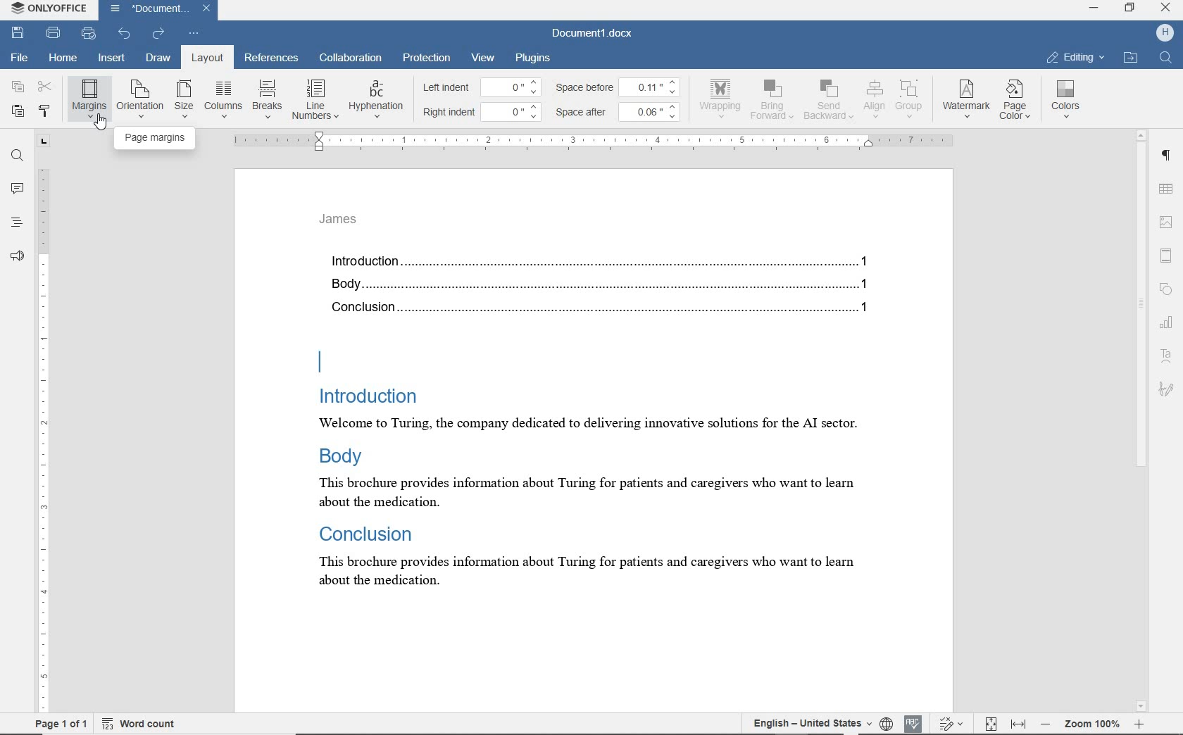 The image size is (1183, 735). Describe the element at coordinates (89, 98) in the screenshot. I see `margins` at that location.